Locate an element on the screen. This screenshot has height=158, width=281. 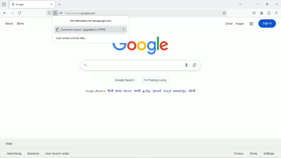
Account is located at coordinates (262, 13).